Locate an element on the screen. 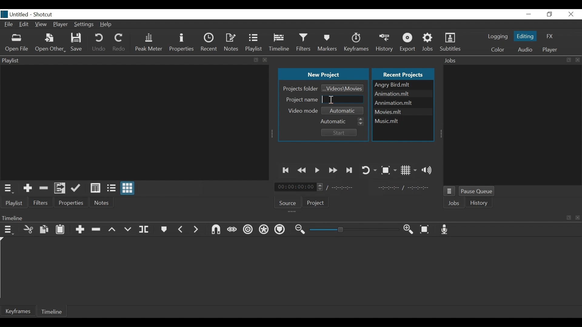 This screenshot has width=582, height=327. Lift is located at coordinates (112, 230).